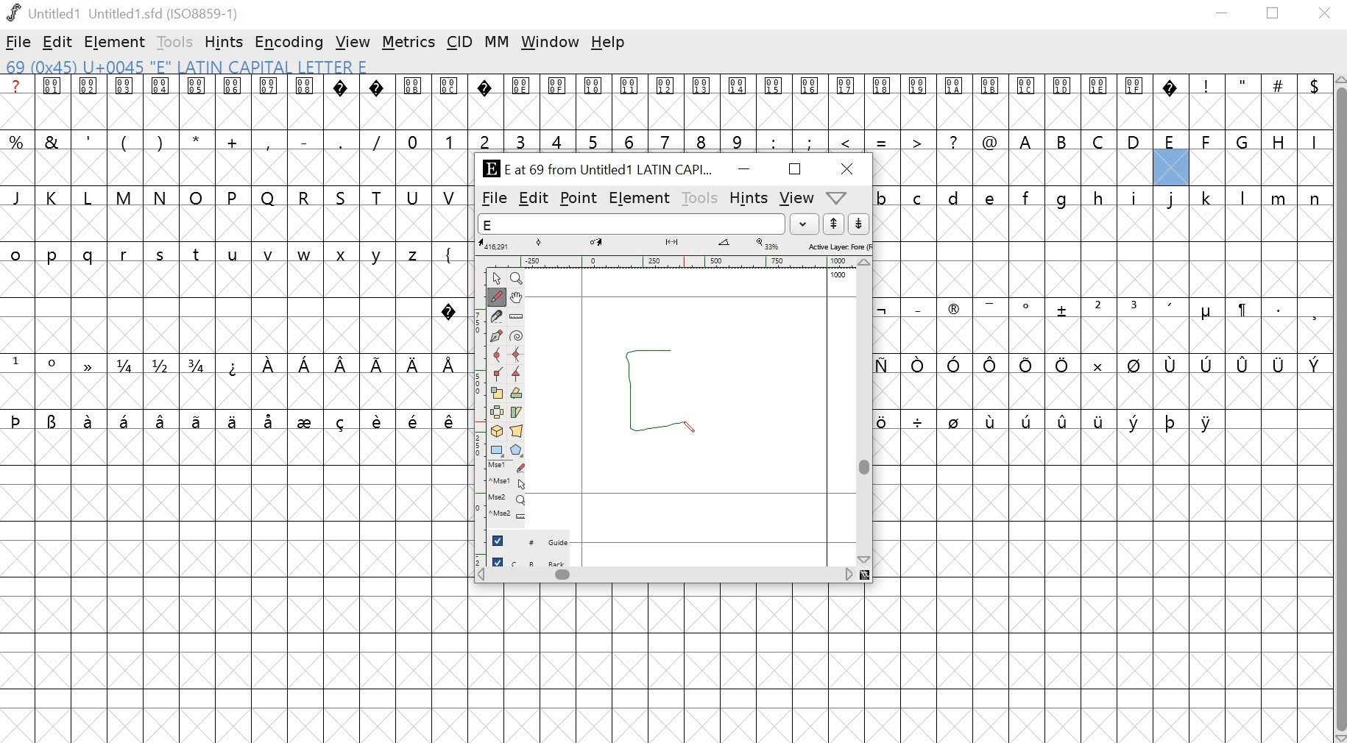 The height and width of the screenshot is (743, 1347). Describe the element at coordinates (664, 384) in the screenshot. I see `drawing glyph` at that location.